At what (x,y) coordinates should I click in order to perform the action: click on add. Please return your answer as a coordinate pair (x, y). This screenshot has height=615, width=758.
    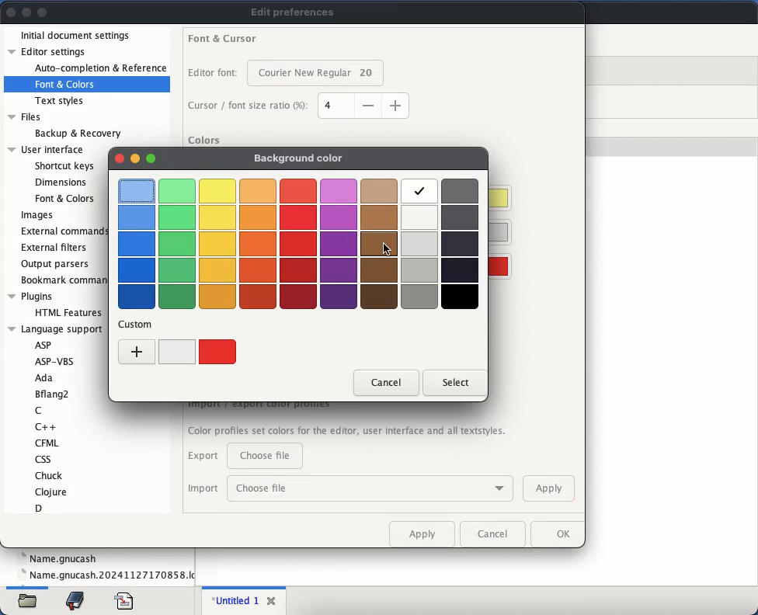
    Looking at the image, I should click on (137, 351).